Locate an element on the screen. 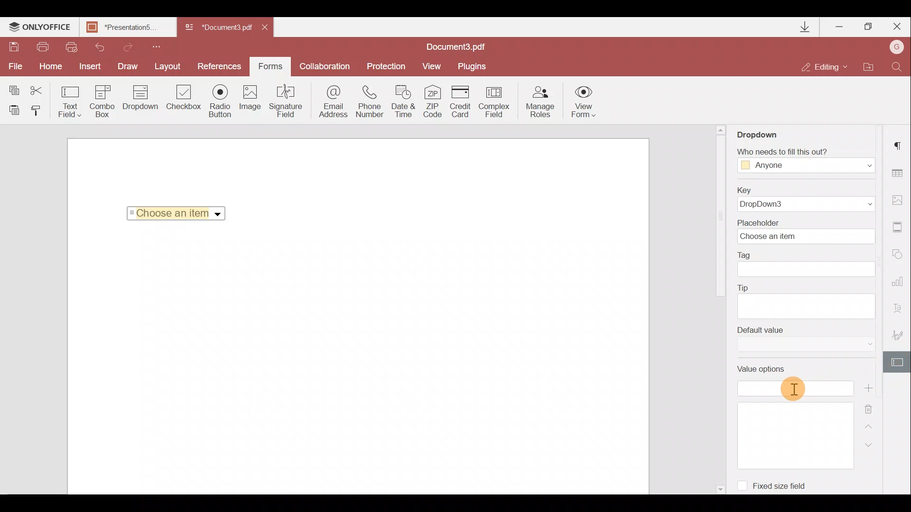  Open file location is located at coordinates (869, 66).